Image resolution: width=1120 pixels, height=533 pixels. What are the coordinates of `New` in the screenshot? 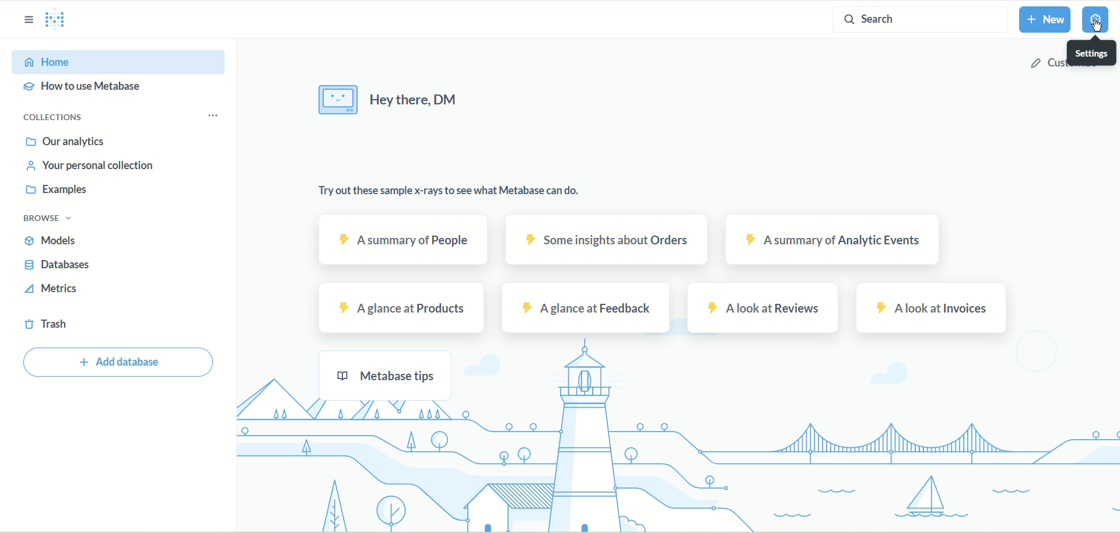 It's located at (1045, 22).